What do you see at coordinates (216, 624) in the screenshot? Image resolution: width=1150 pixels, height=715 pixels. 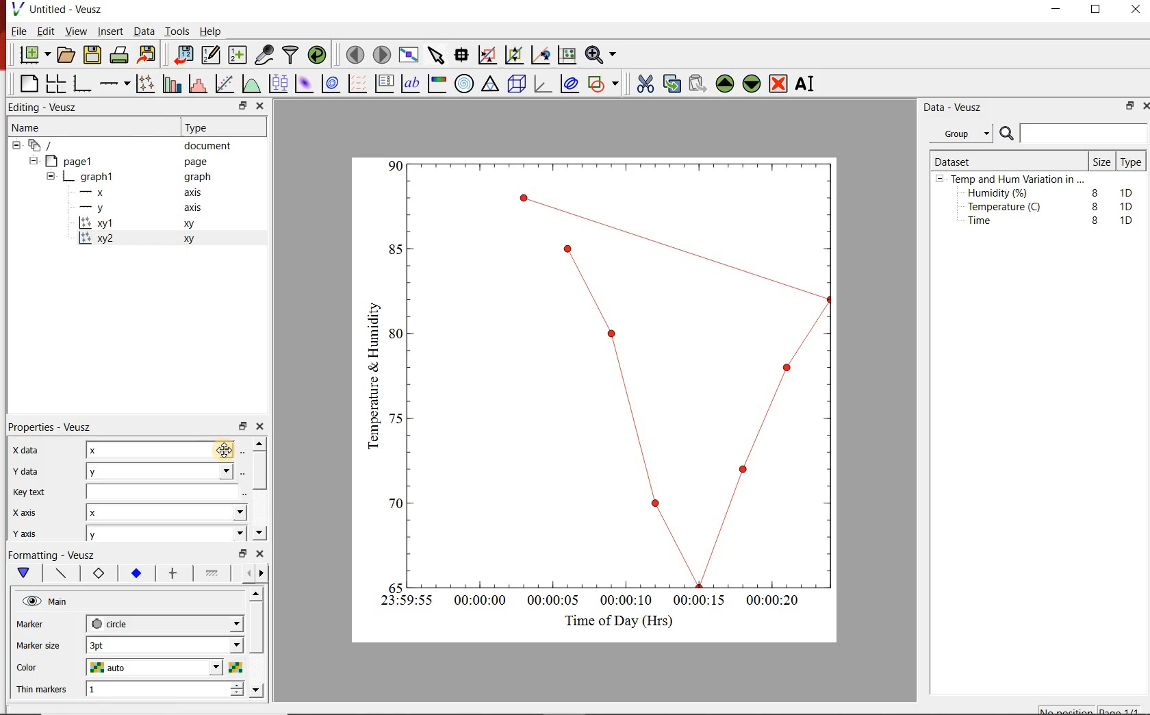 I see `Marker dropdown` at bounding box center [216, 624].